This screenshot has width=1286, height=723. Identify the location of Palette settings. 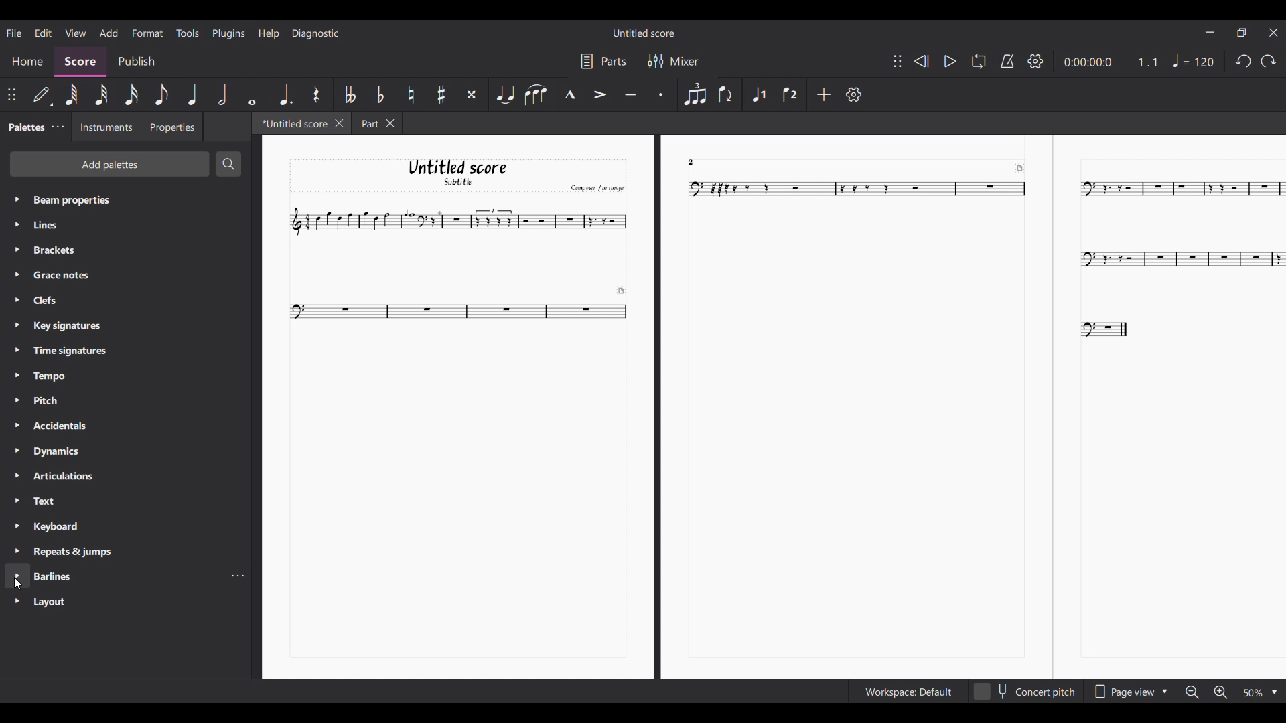
(60, 327).